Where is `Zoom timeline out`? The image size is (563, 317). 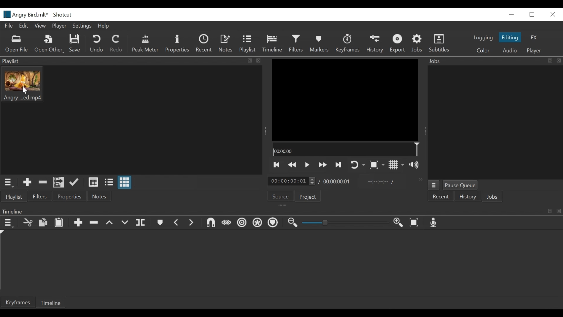
Zoom timeline out is located at coordinates (292, 222).